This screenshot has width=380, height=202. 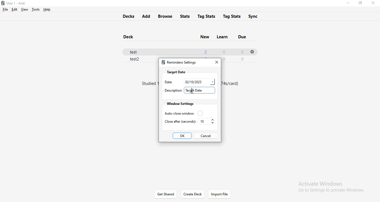 I want to click on decks, so click(x=127, y=16).